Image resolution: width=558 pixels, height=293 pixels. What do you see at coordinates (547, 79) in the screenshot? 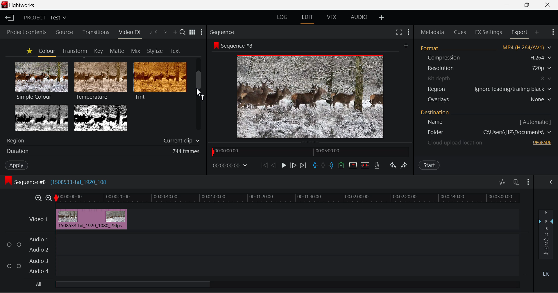
I see `8 ` at bounding box center [547, 79].